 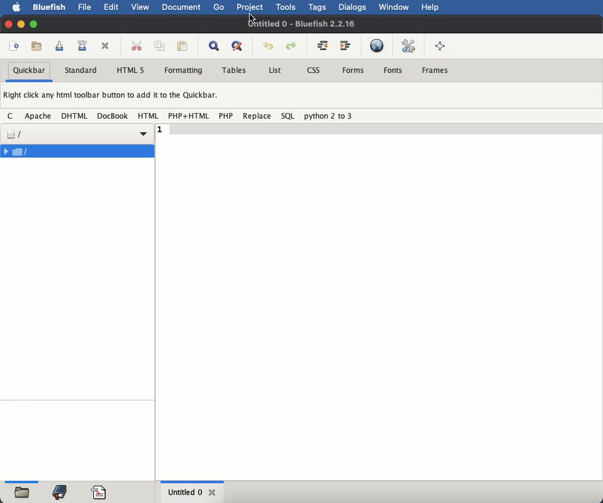 What do you see at coordinates (12, 116) in the screenshot?
I see `c` at bounding box center [12, 116].